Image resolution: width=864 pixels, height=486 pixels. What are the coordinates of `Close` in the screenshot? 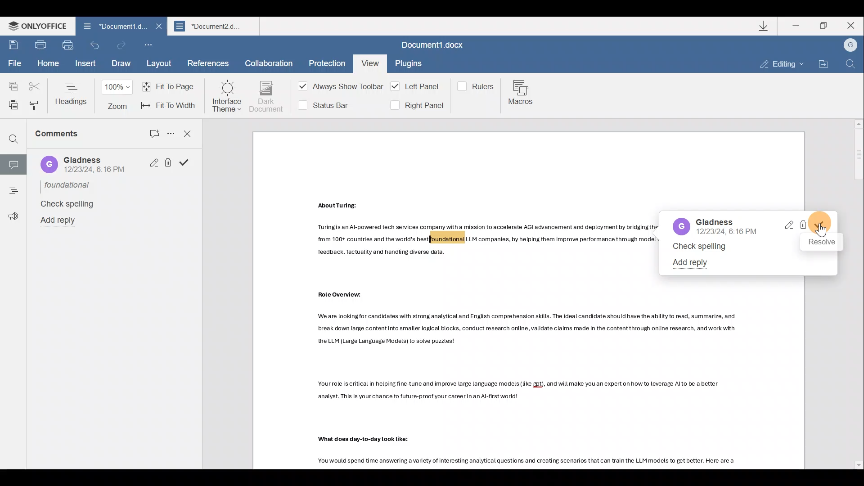 It's located at (854, 27).